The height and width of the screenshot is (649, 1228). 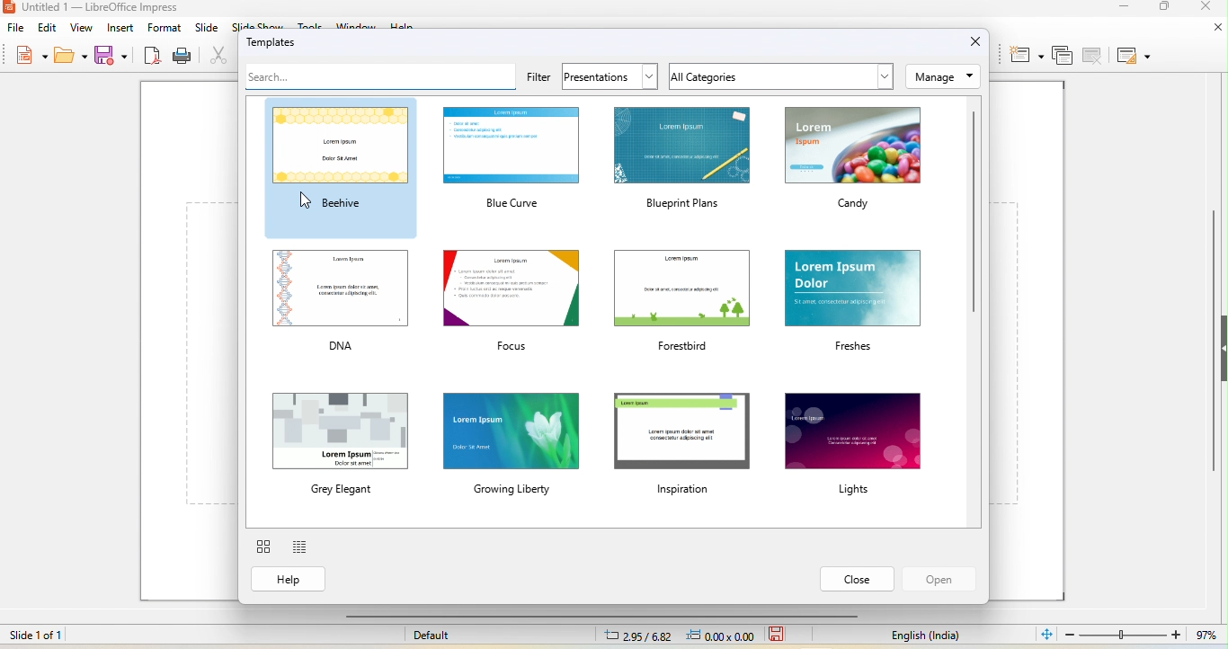 I want to click on 97% (zoom), so click(x=1139, y=636).